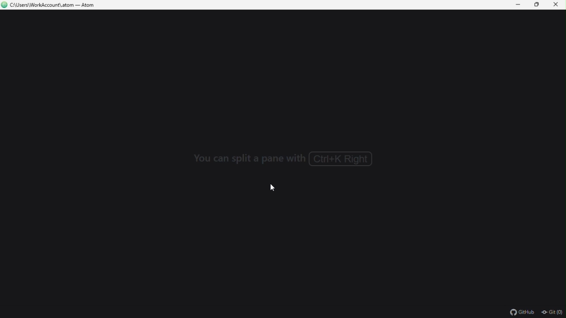 This screenshot has width=566, height=318. Describe the element at coordinates (272, 189) in the screenshot. I see `cursor` at that location.